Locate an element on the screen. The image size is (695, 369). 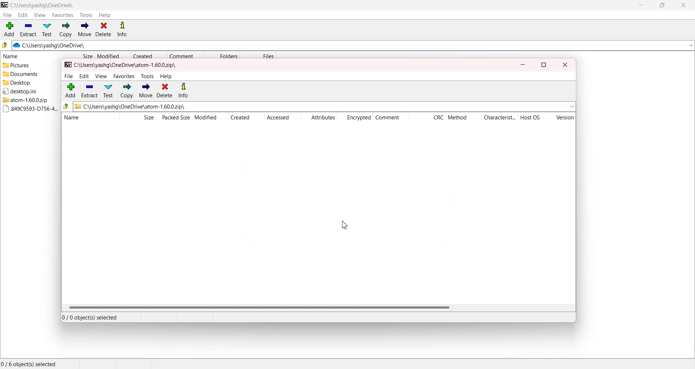
Accessed is located at coordinates (282, 118).